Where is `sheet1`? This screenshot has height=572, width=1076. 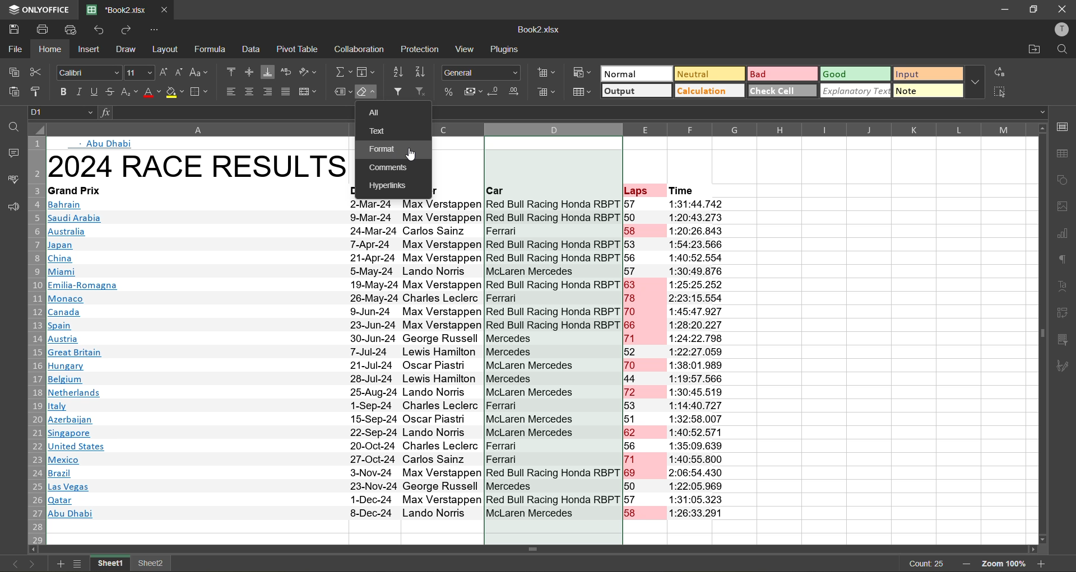
sheet1 is located at coordinates (109, 564).